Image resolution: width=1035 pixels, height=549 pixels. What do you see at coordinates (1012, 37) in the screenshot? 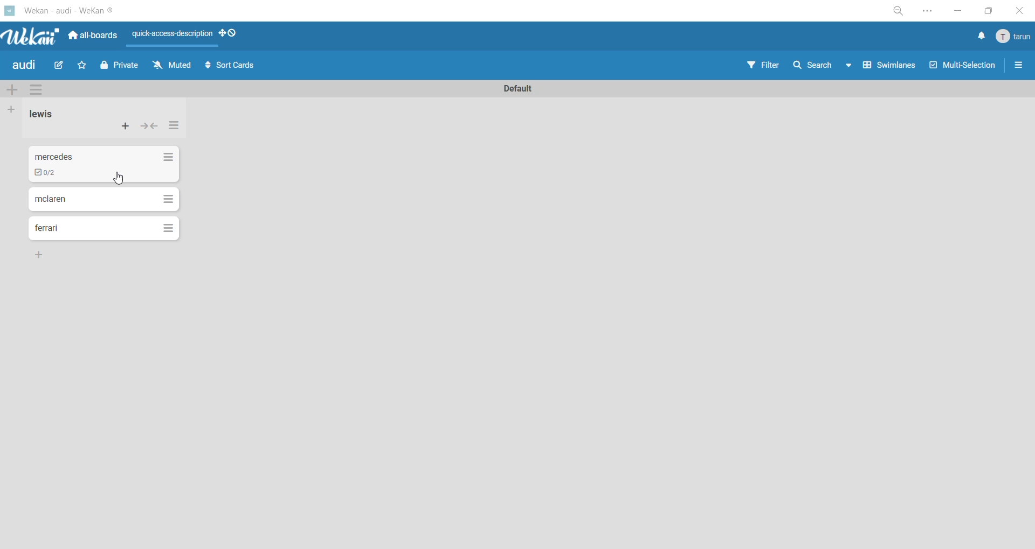
I see `menu` at bounding box center [1012, 37].